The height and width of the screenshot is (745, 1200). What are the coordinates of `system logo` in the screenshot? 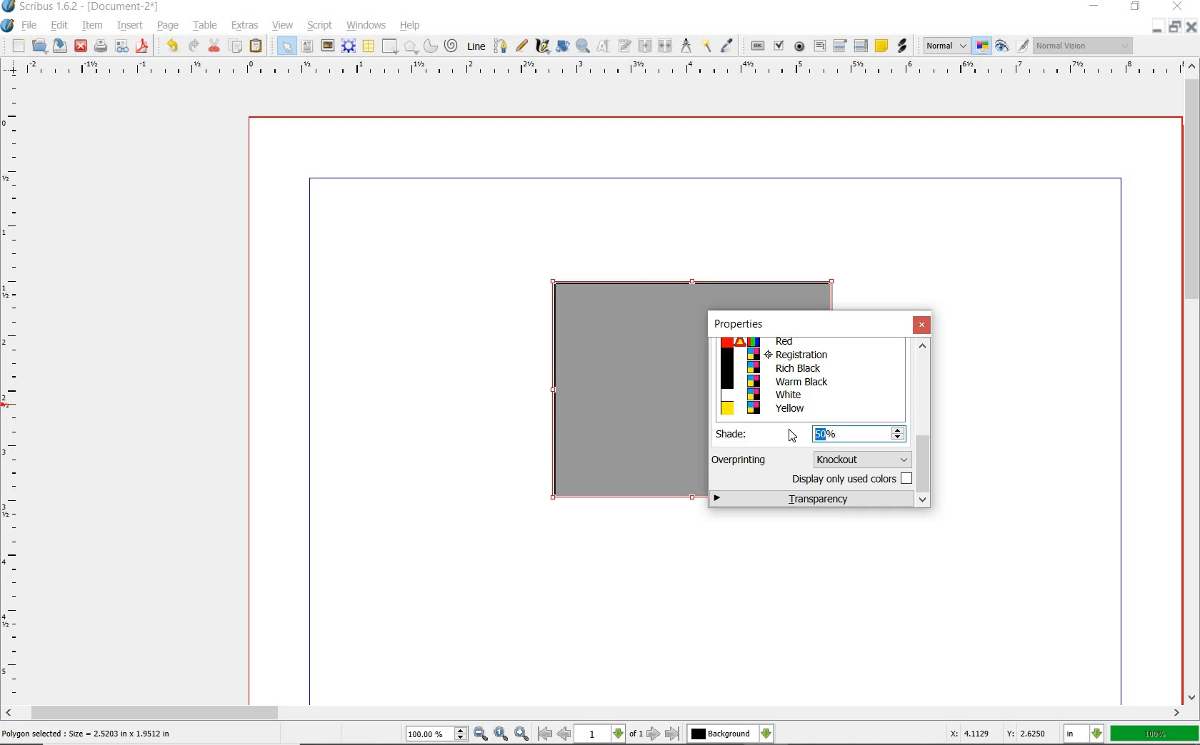 It's located at (9, 26).